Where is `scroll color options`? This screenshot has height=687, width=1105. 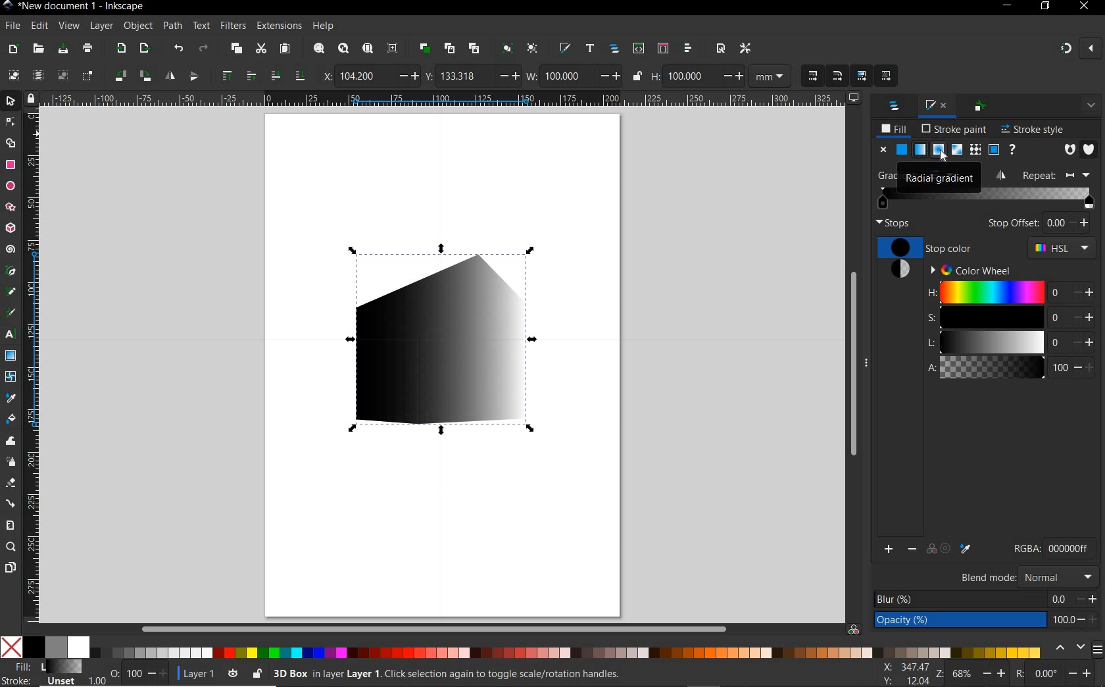 scroll color options is located at coordinates (1068, 648).